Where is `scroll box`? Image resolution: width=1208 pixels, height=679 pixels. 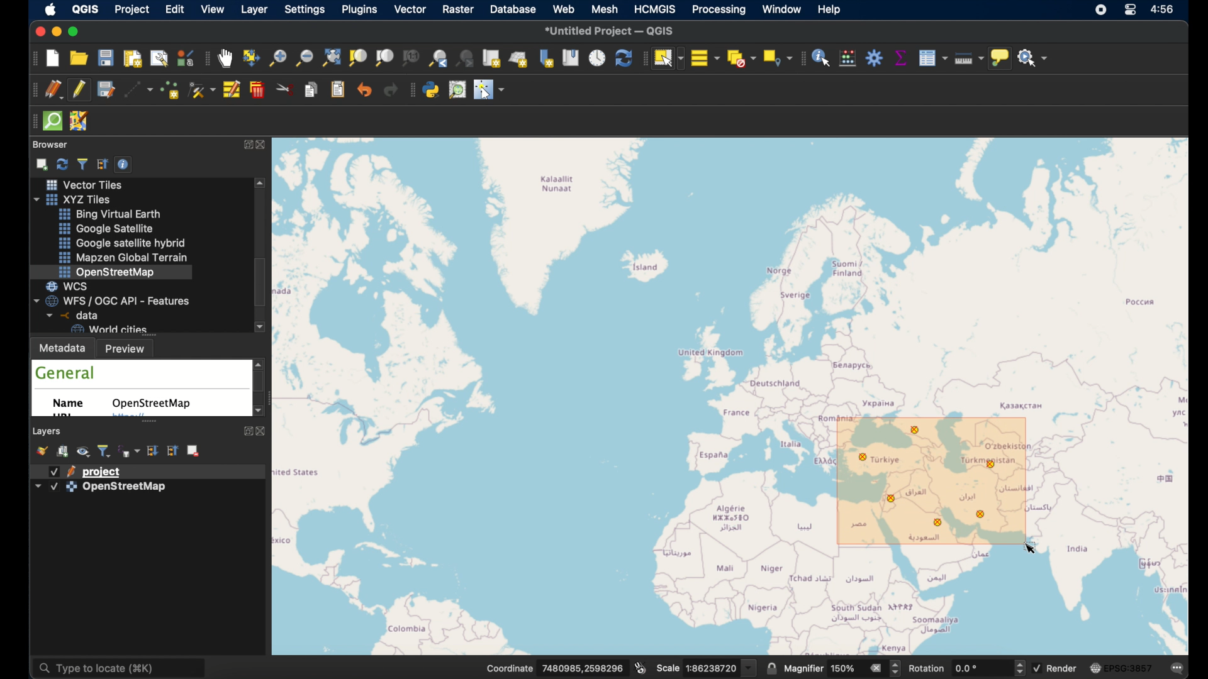 scroll box is located at coordinates (260, 384).